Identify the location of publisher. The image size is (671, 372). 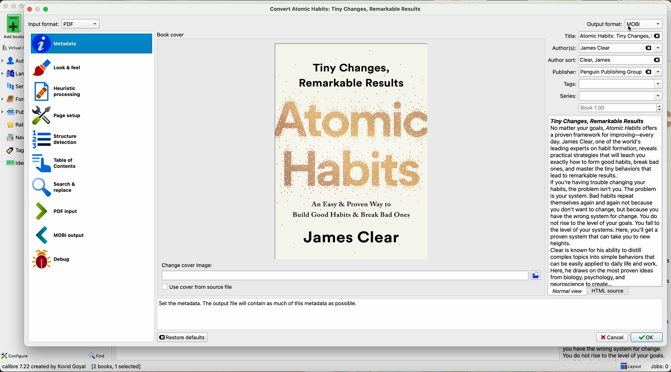
(13, 112).